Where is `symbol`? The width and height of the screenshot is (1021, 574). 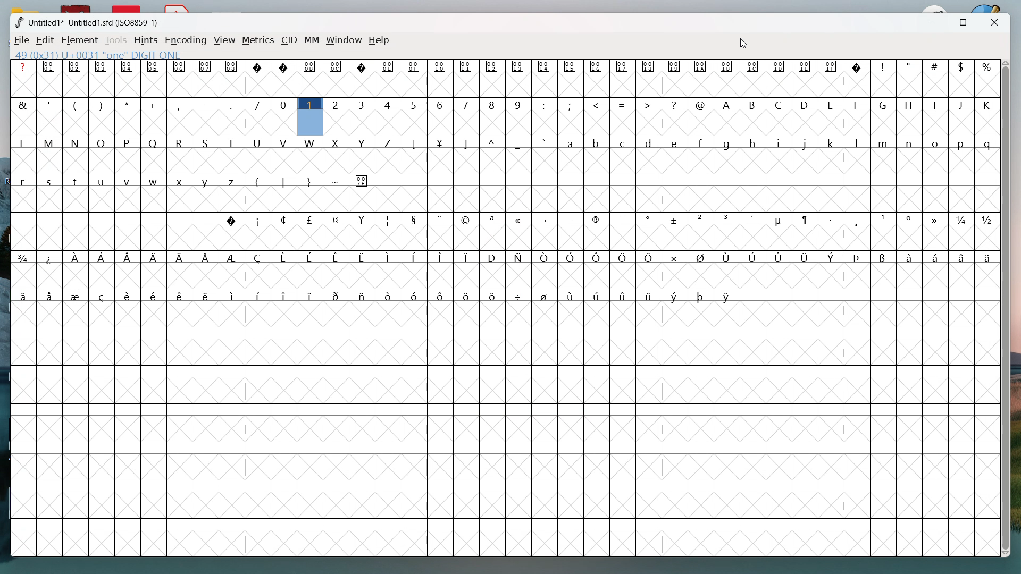 symbol is located at coordinates (779, 257).